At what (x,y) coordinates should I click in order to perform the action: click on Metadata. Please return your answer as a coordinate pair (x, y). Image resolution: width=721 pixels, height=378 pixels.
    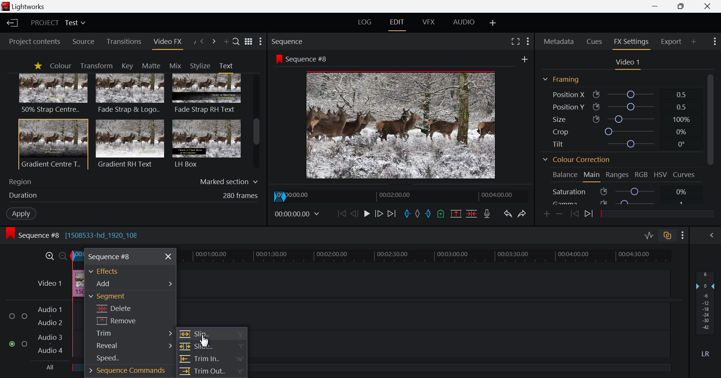
    Looking at the image, I should click on (560, 40).